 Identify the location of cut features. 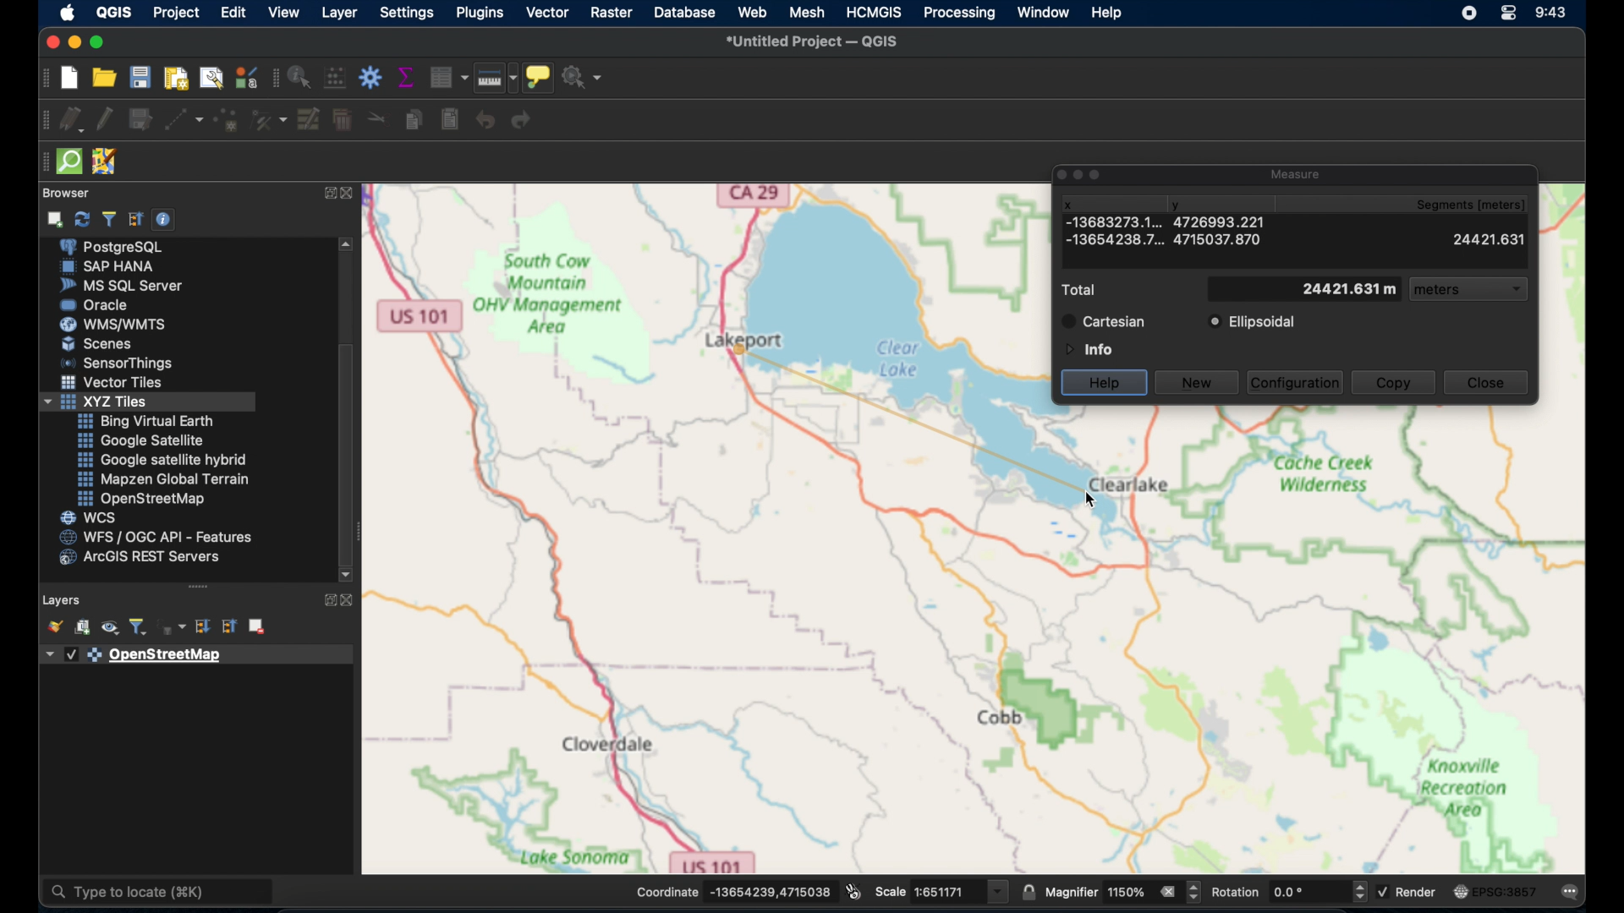
(374, 118).